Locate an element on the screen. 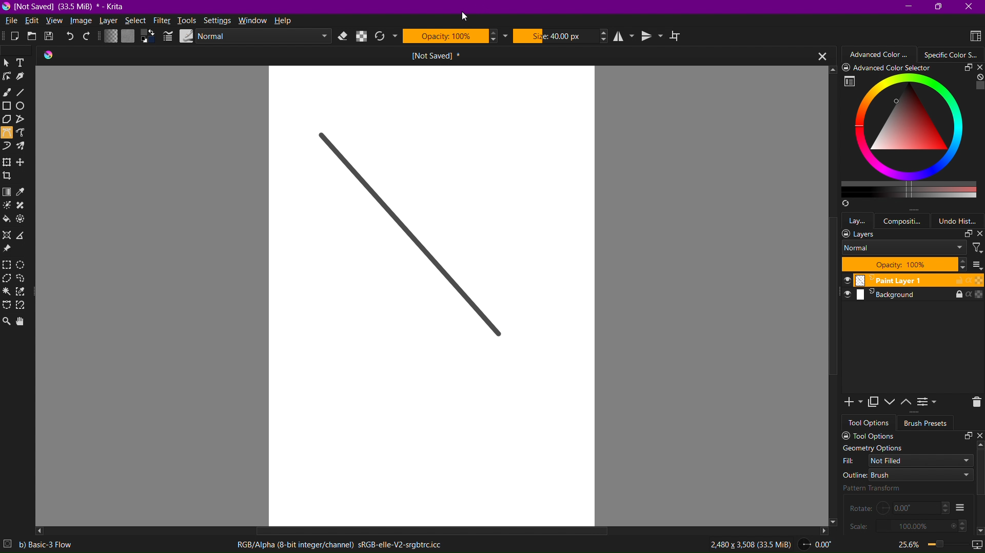  Move Layer or Mask Up is located at coordinates (908, 402).